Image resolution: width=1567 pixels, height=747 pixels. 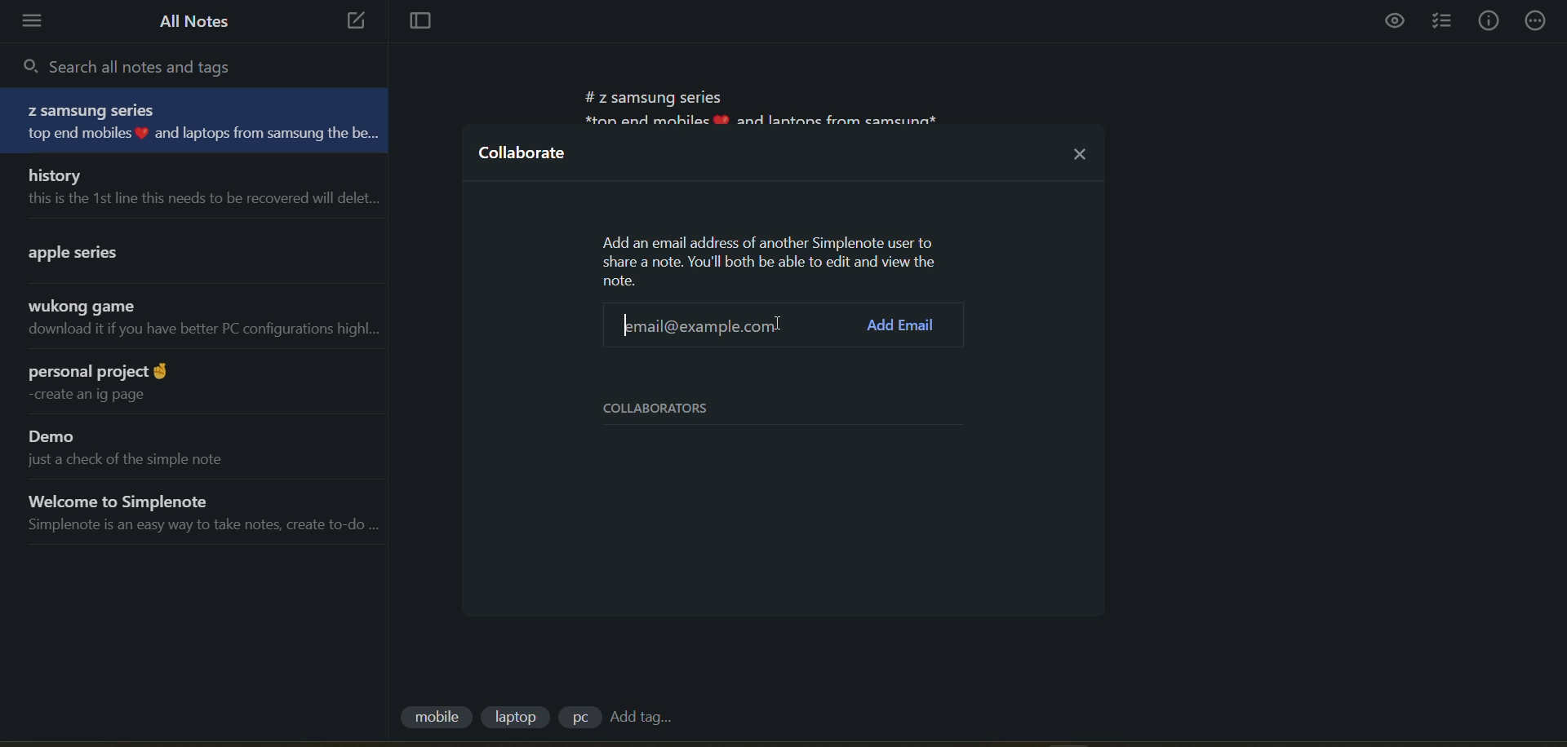 What do you see at coordinates (196, 513) in the screenshot?
I see `note title and preview` at bounding box center [196, 513].